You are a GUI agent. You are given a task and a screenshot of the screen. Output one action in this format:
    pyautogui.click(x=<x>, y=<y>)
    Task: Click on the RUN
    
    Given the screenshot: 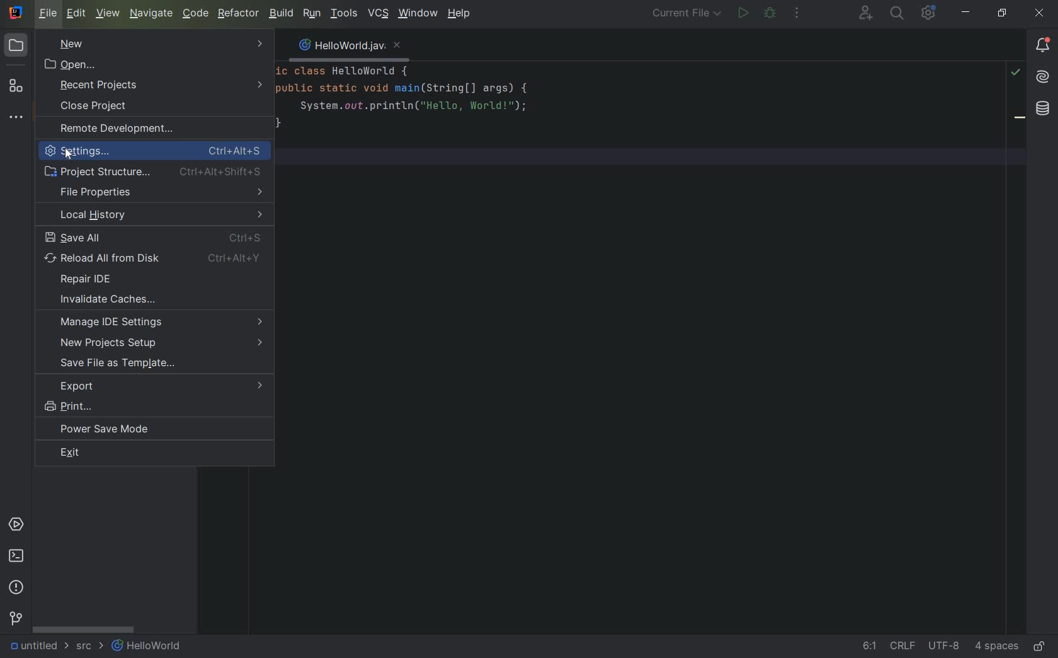 What is the action you would take?
    pyautogui.click(x=312, y=14)
    